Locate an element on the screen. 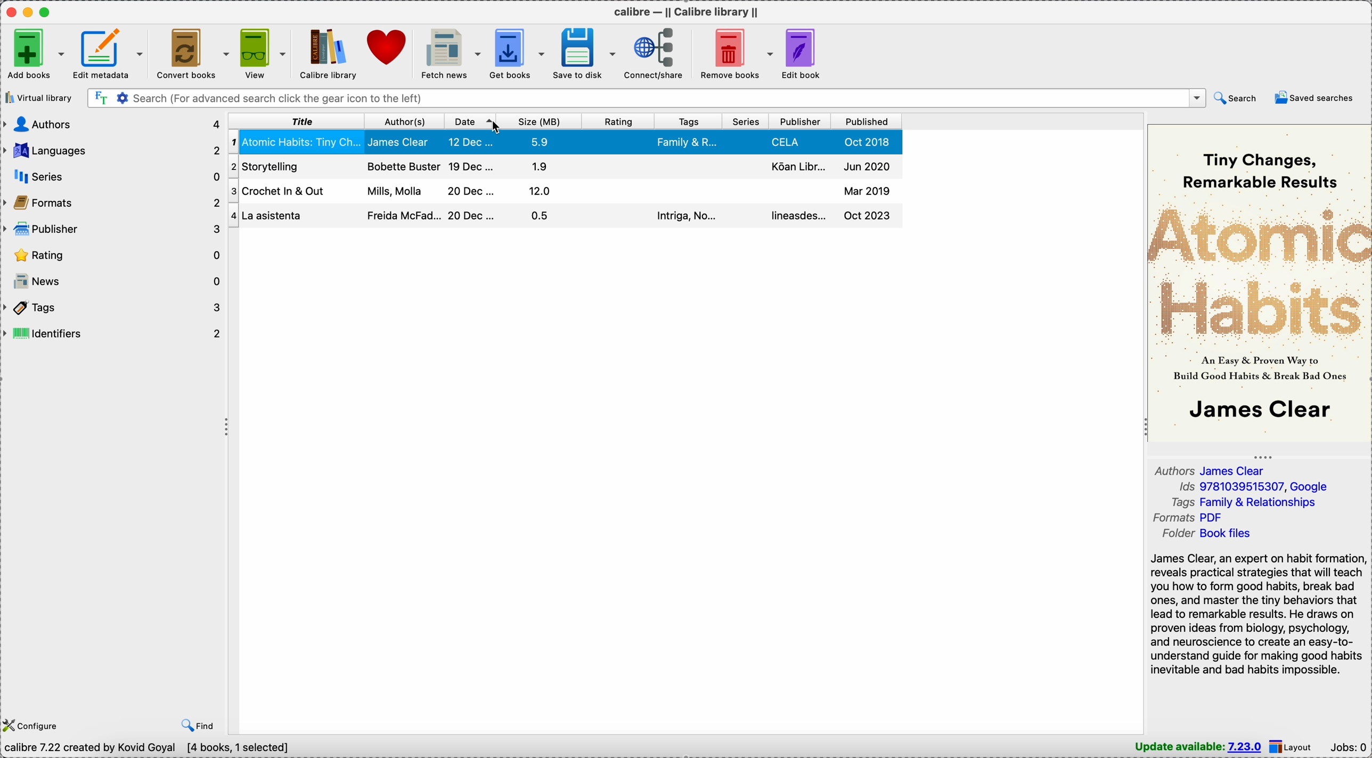 The image size is (1372, 758). size is located at coordinates (540, 123).